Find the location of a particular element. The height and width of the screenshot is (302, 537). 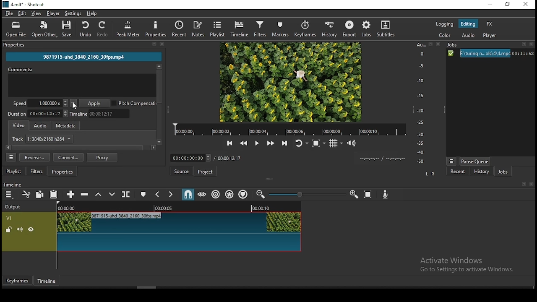

properties menu is located at coordinates (11, 157).